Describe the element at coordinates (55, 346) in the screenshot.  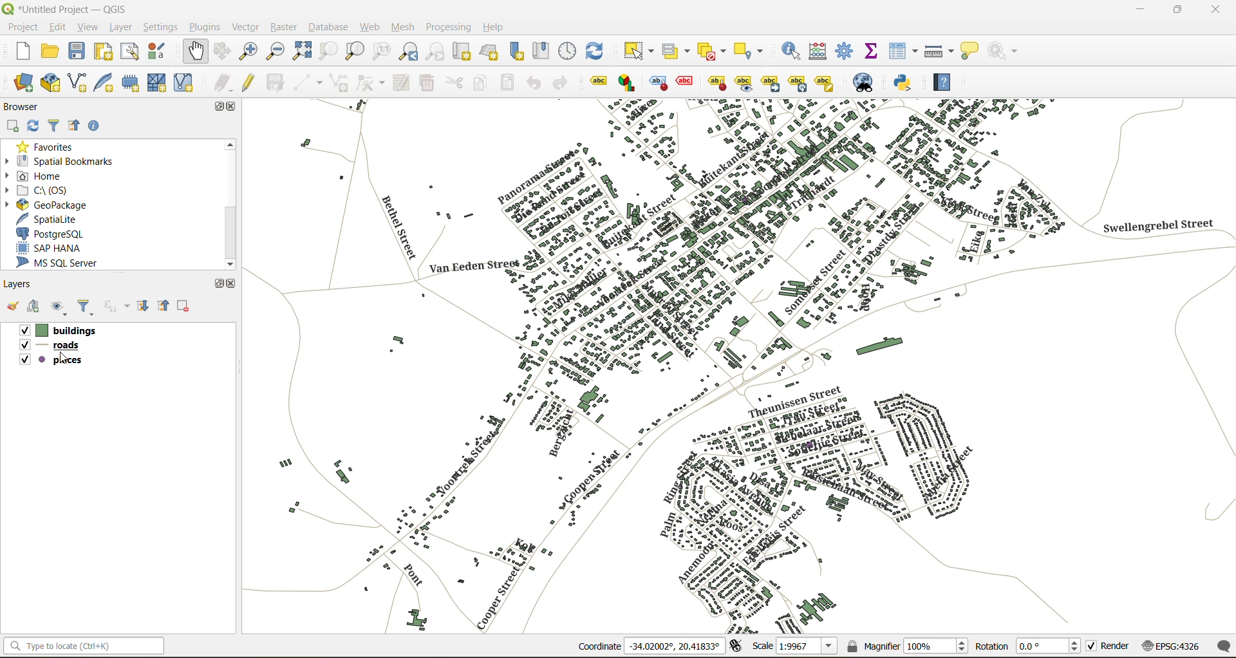
I see `roads layer` at that location.